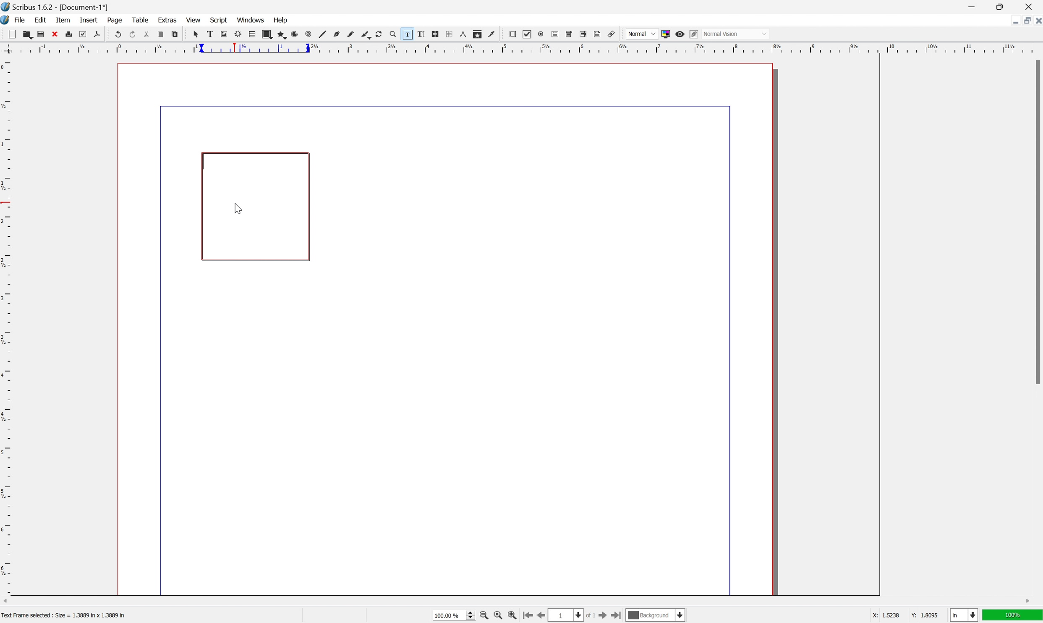  What do you see at coordinates (140, 20) in the screenshot?
I see `table` at bounding box center [140, 20].